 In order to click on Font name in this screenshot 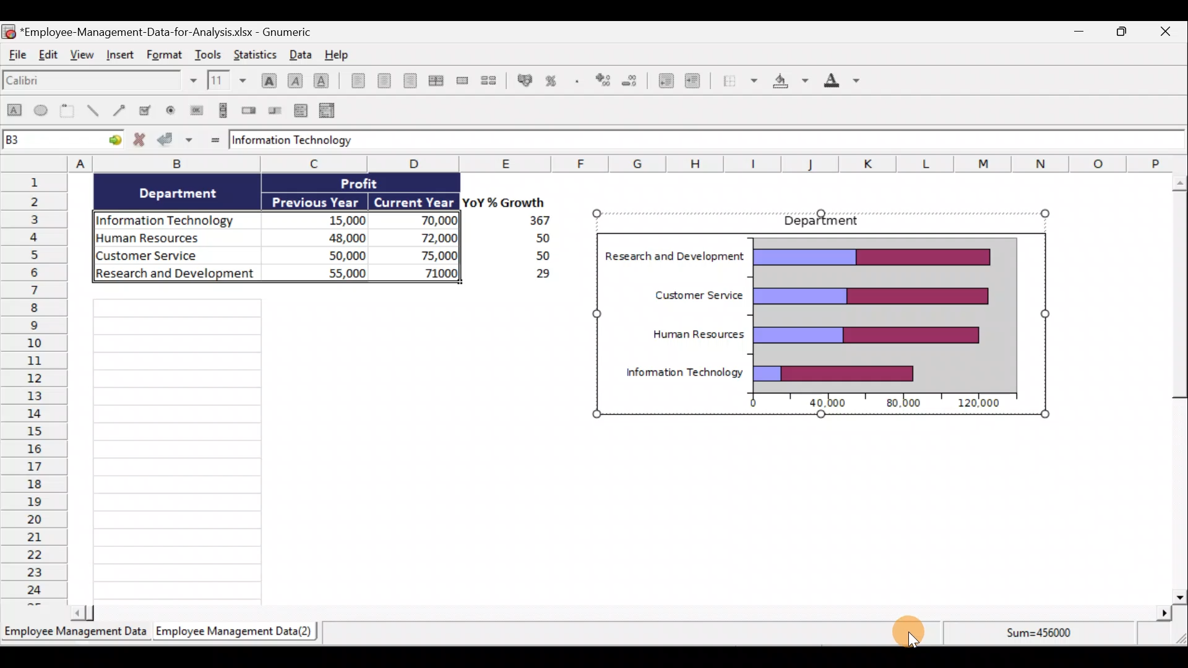, I will do `click(101, 82)`.